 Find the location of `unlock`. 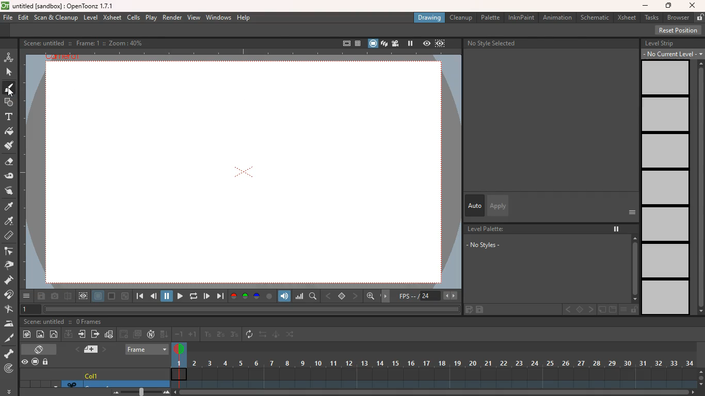

unlock is located at coordinates (634, 310).